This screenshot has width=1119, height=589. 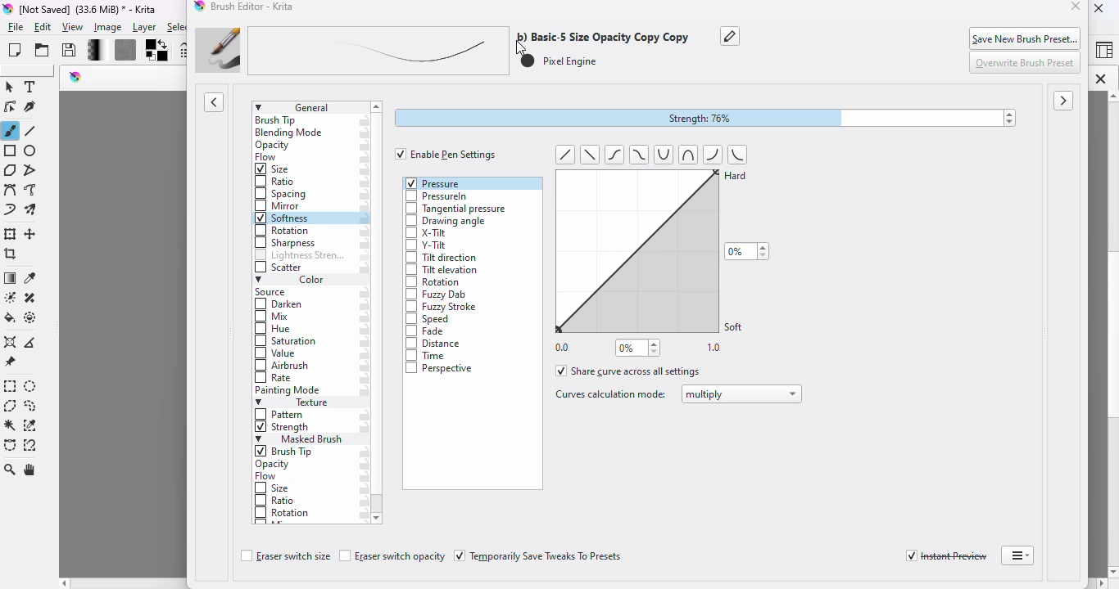 What do you see at coordinates (16, 28) in the screenshot?
I see `file` at bounding box center [16, 28].